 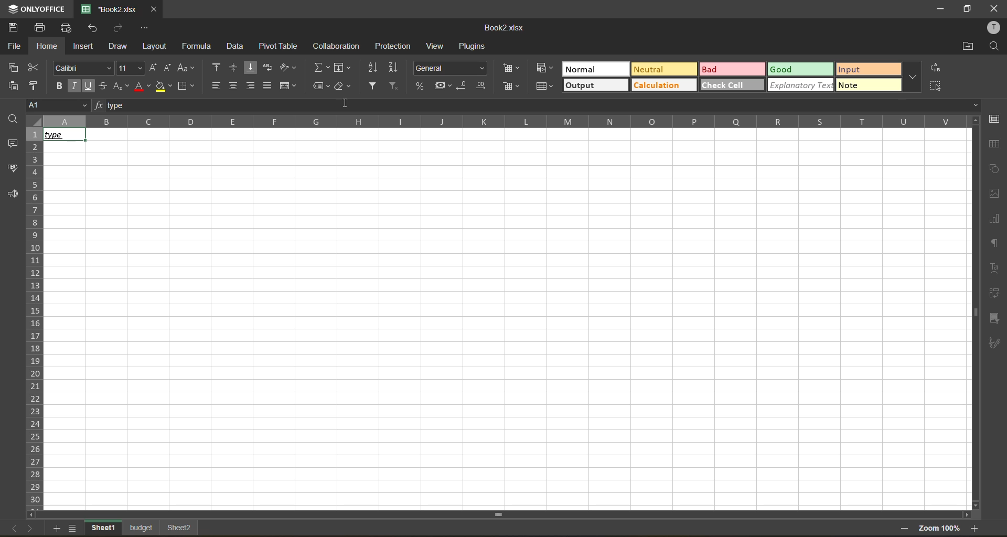 What do you see at coordinates (288, 67) in the screenshot?
I see `orientation` at bounding box center [288, 67].